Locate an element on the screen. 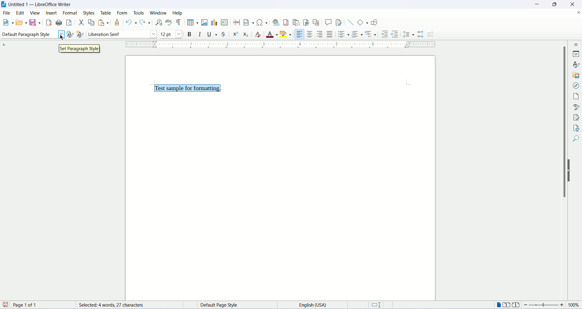 The width and height of the screenshot is (582, 309). font name is located at coordinates (122, 34).